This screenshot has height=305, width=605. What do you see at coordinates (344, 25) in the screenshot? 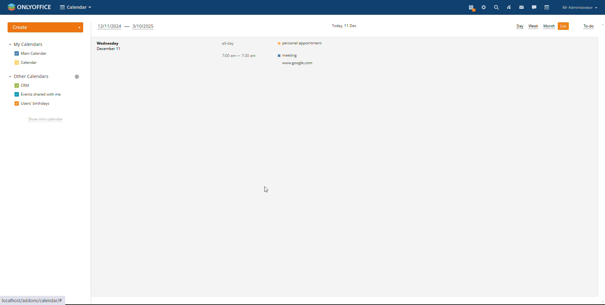
I see `current date` at bounding box center [344, 25].